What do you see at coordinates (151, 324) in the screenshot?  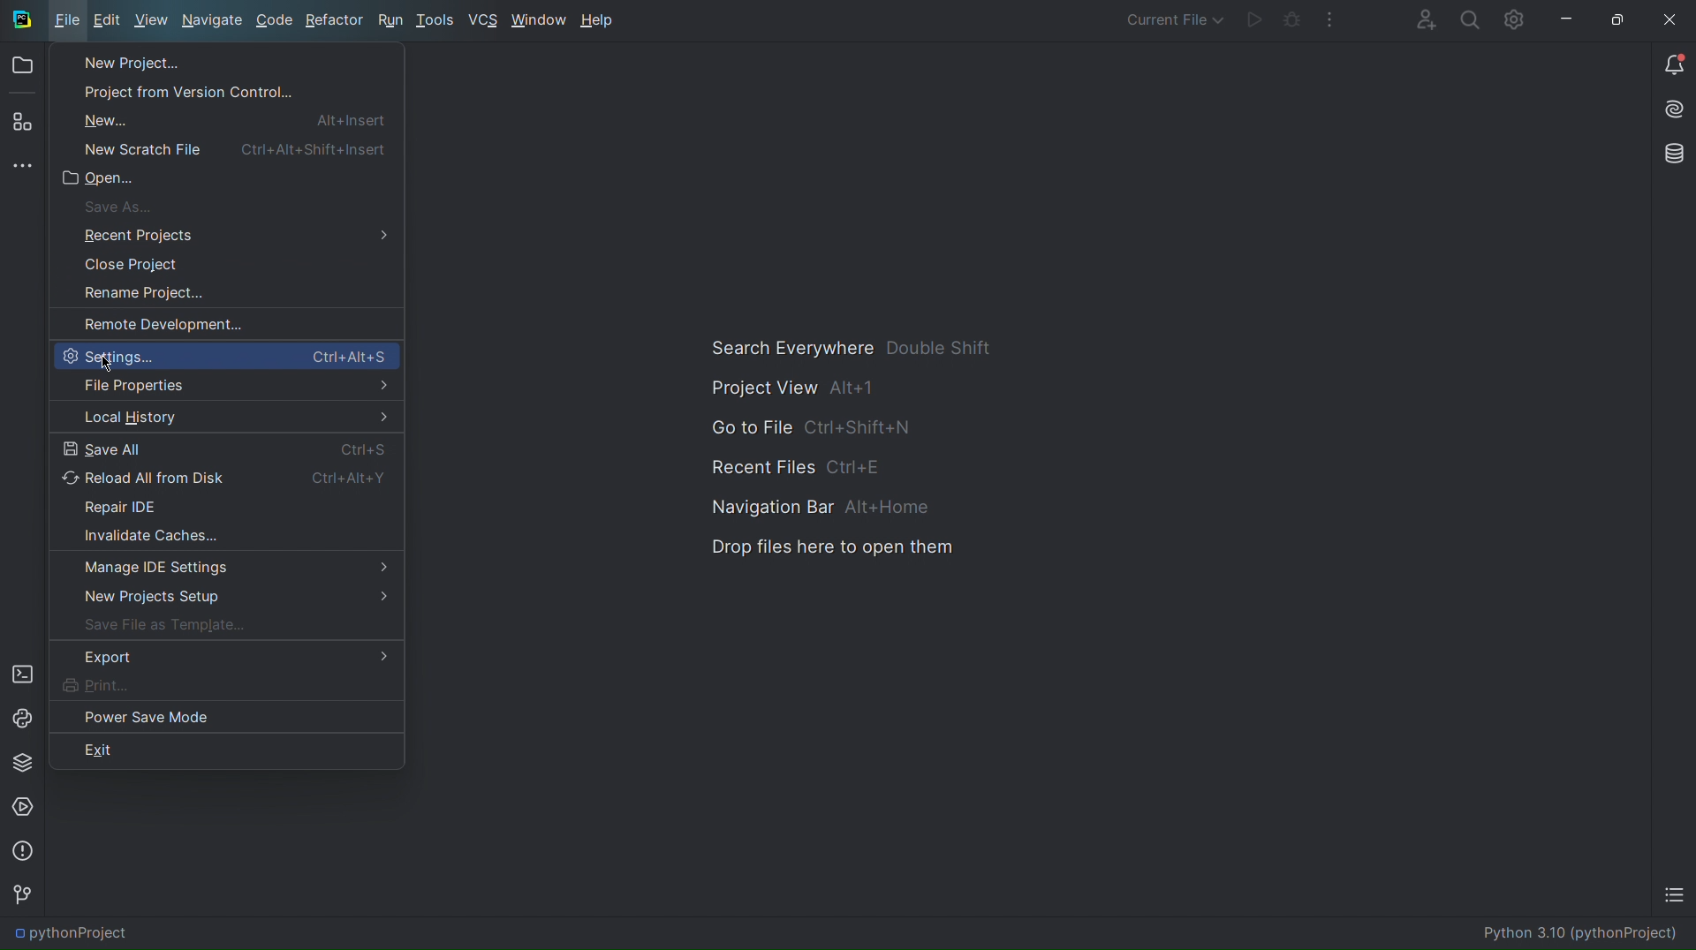 I see `Remote Development` at bounding box center [151, 324].